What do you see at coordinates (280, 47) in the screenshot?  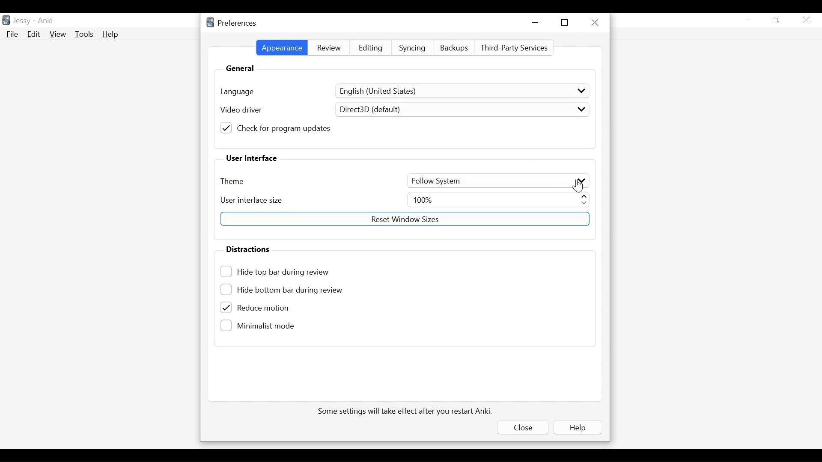 I see `Appearance` at bounding box center [280, 47].